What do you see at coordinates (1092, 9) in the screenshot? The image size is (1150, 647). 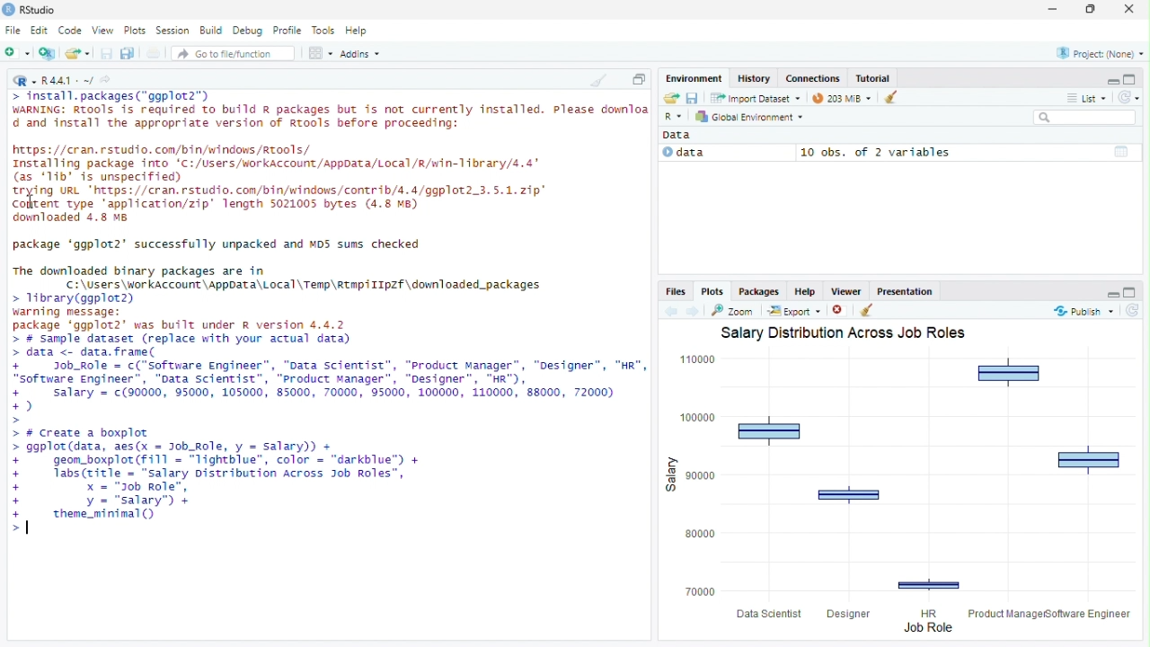 I see `Maximize` at bounding box center [1092, 9].